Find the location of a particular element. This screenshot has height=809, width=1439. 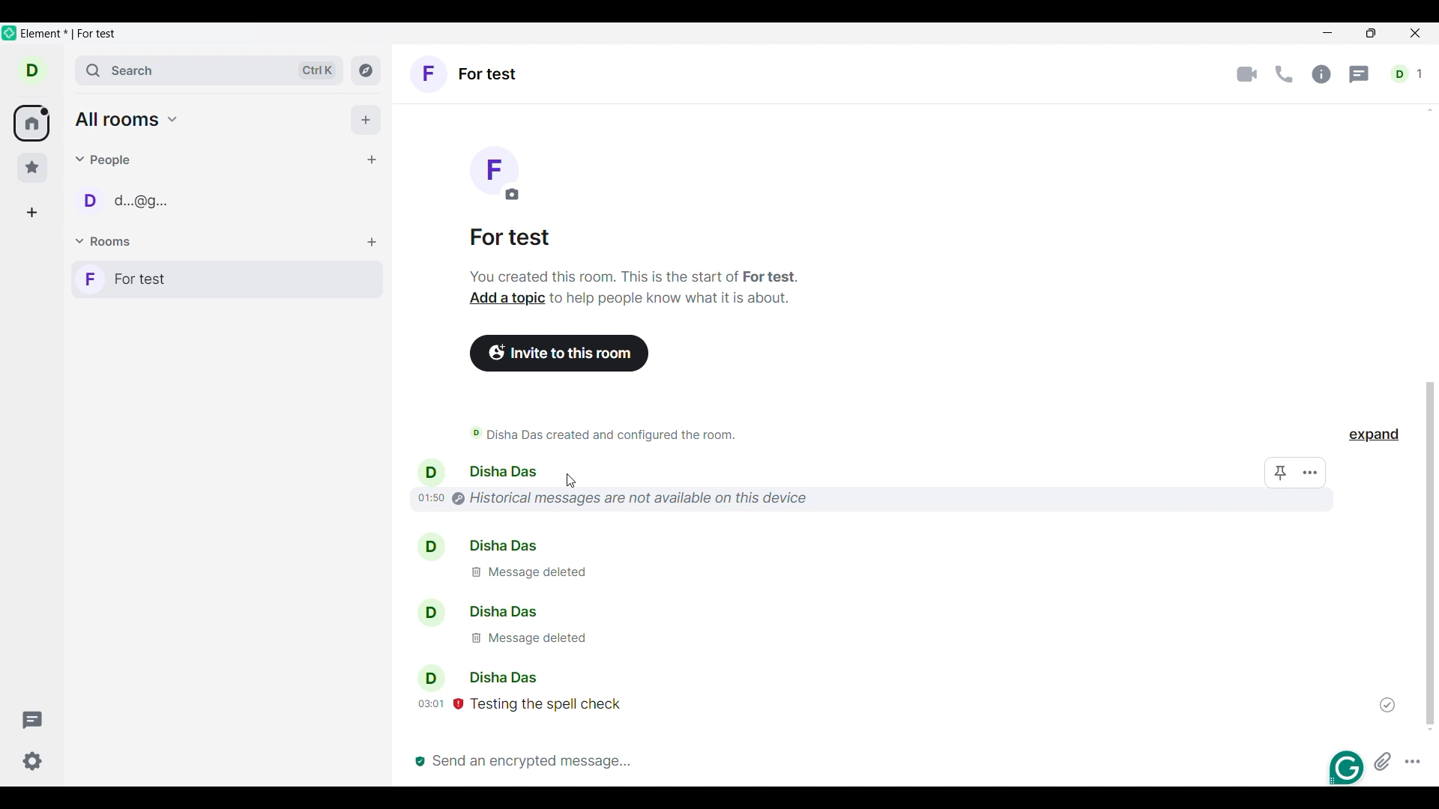

Message box is located at coordinates (857, 760).